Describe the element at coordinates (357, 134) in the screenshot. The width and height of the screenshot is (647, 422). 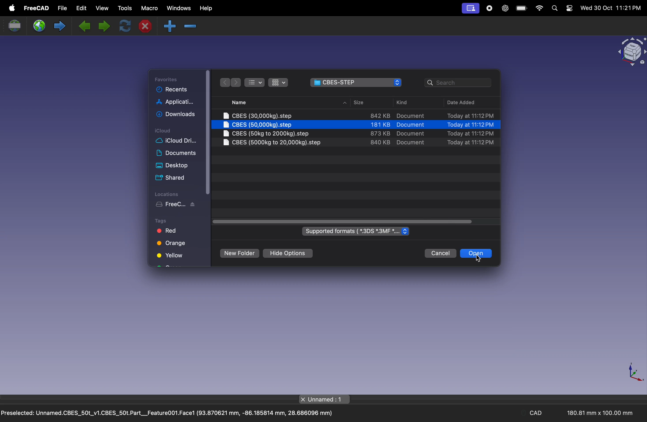
I see `step file 3` at that location.